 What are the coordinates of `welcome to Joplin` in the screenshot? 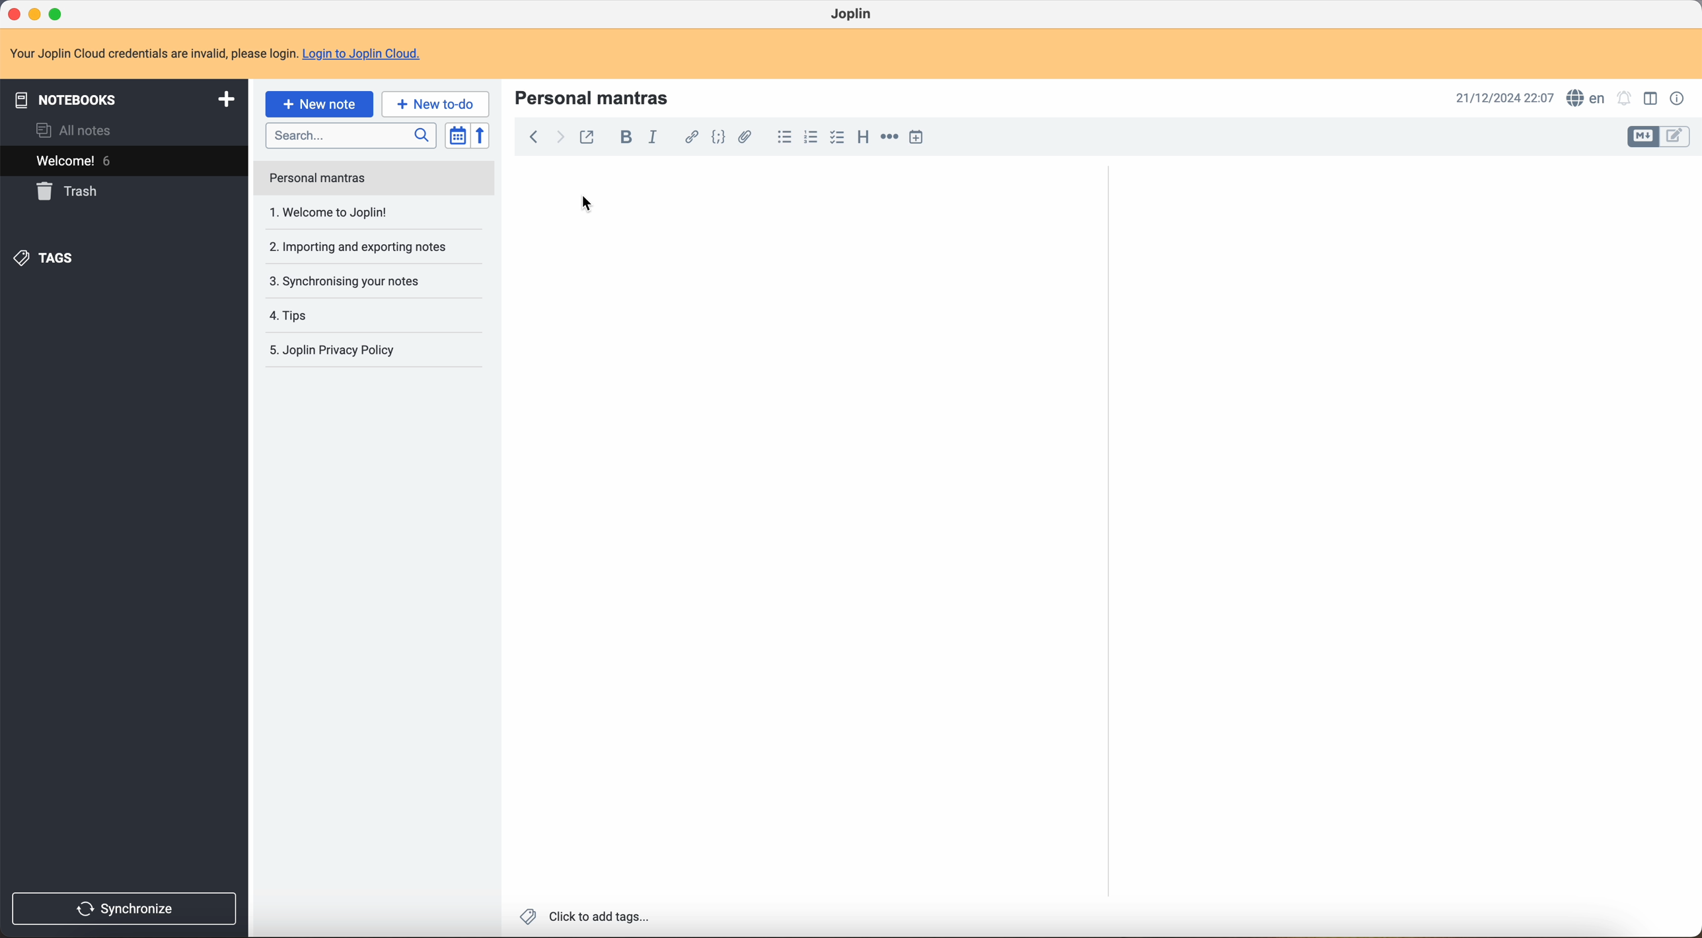 It's located at (332, 180).